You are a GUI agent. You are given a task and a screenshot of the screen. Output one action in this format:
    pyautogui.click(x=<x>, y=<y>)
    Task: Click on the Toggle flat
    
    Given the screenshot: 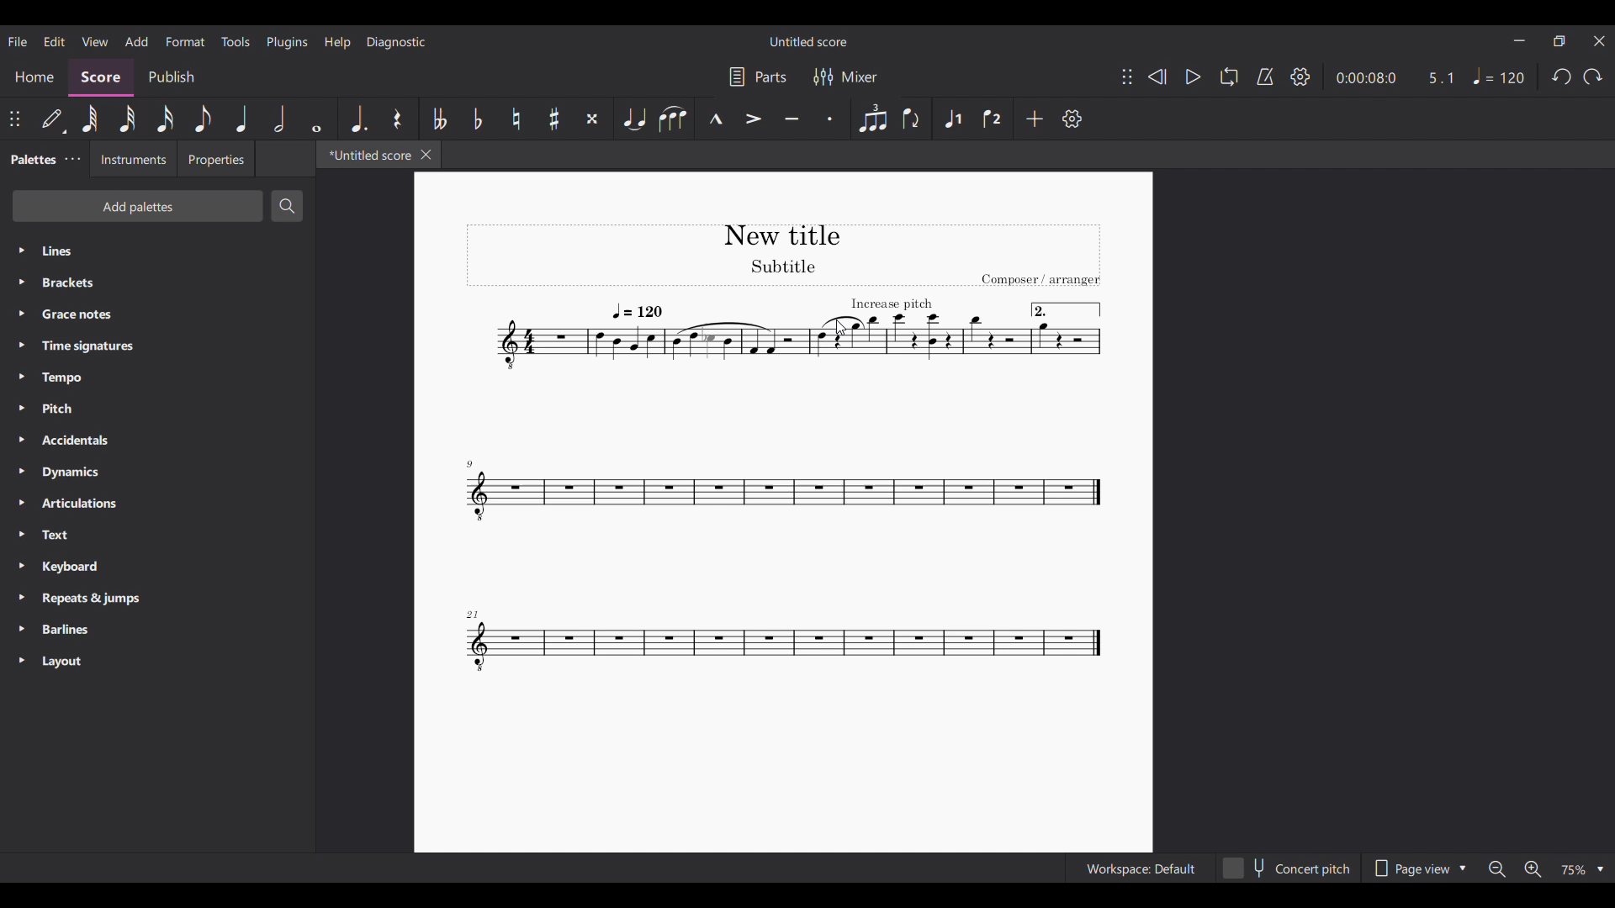 What is the action you would take?
    pyautogui.click(x=478, y=119)
    